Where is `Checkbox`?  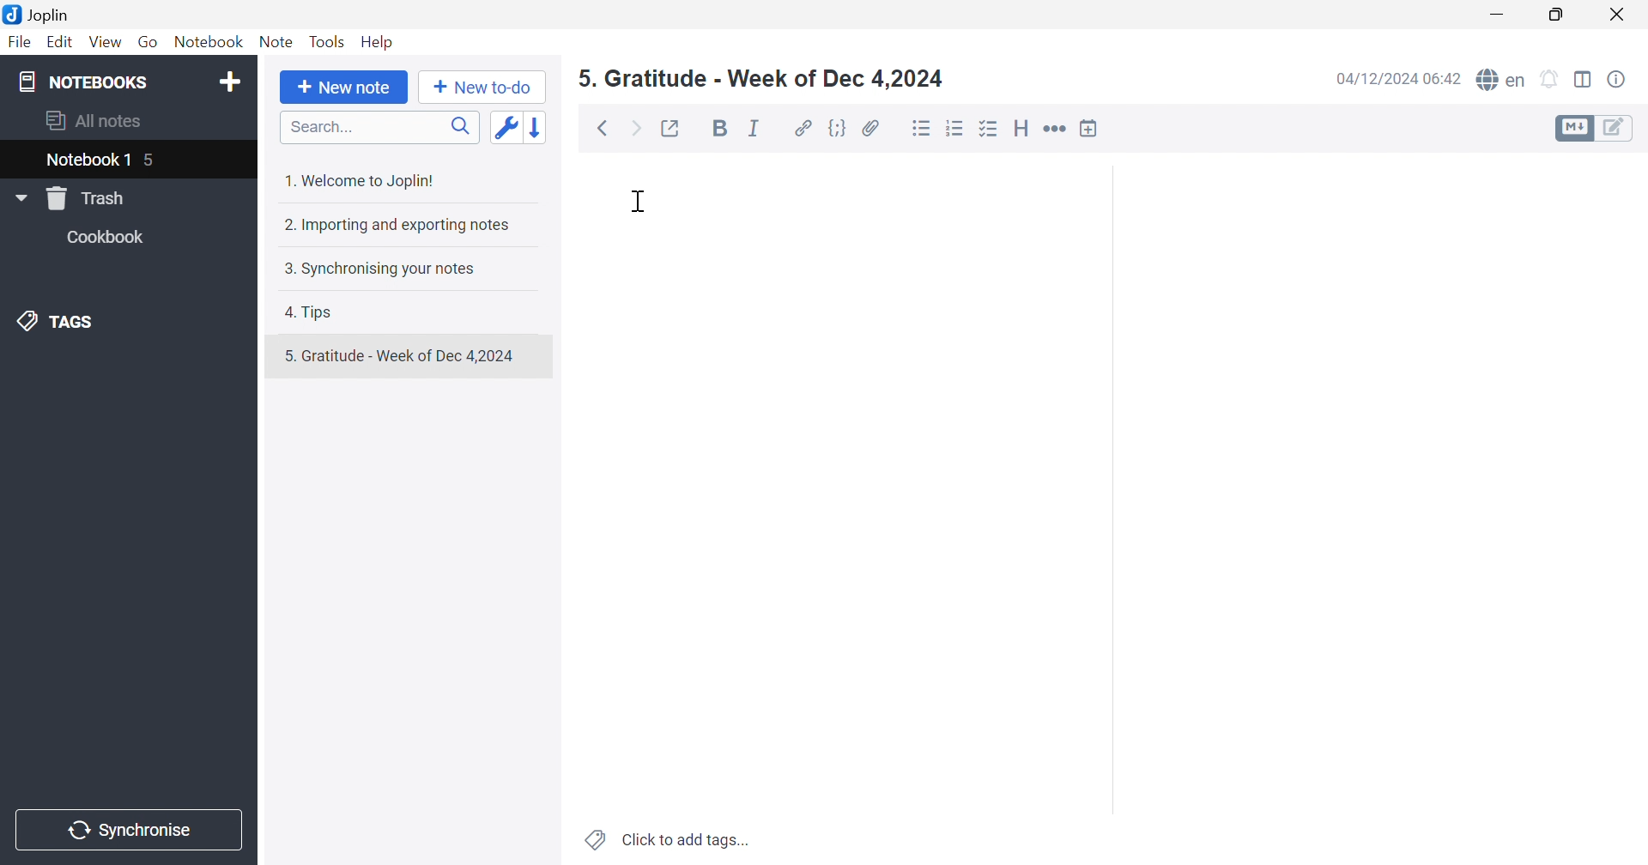
Checkbox is located at coordinates (990, 130).